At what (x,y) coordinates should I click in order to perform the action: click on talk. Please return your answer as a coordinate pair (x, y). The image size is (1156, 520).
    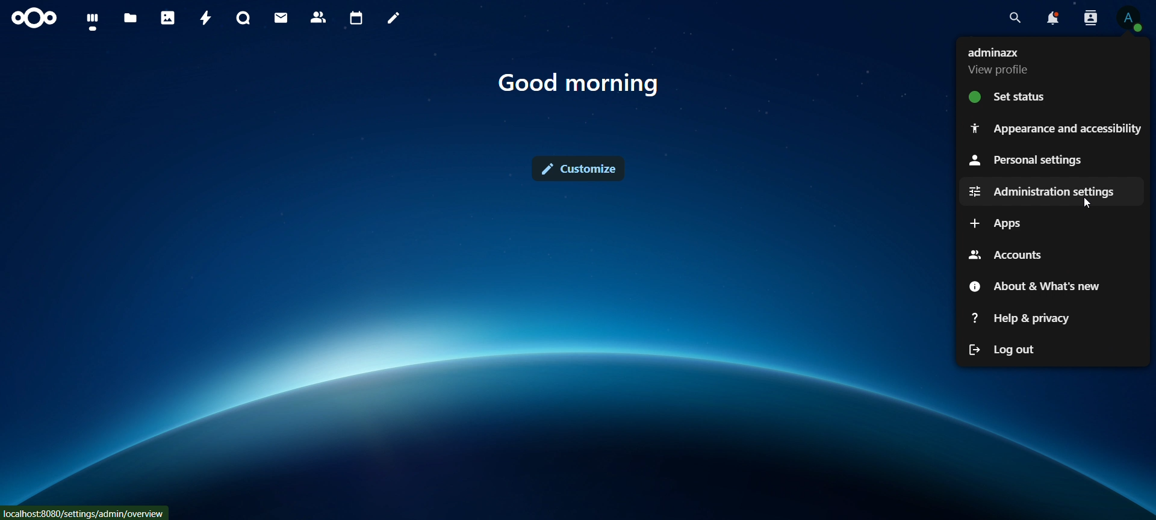
    Looking at the image, I should click on (243, 18).